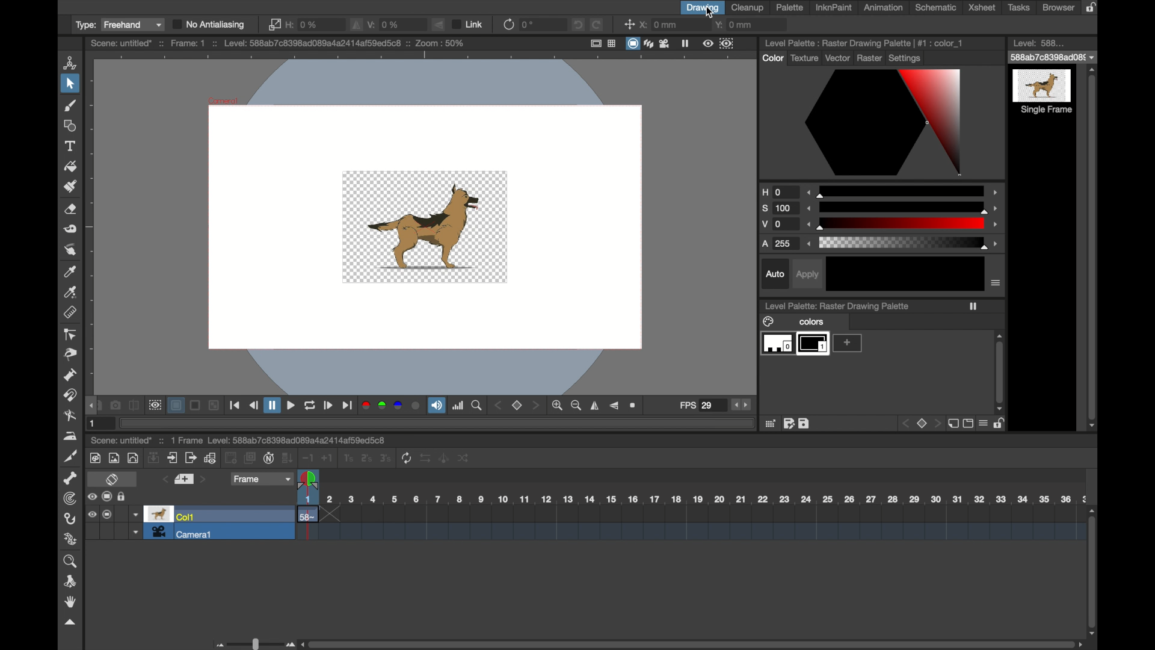  I want to click on , so click(904, 223).